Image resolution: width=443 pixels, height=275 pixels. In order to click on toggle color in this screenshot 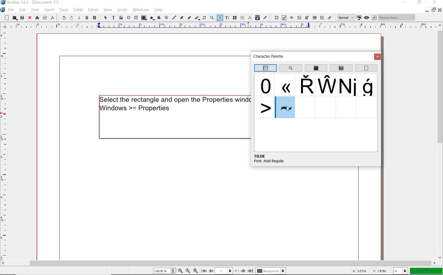, I will do `click(359, 18)`.